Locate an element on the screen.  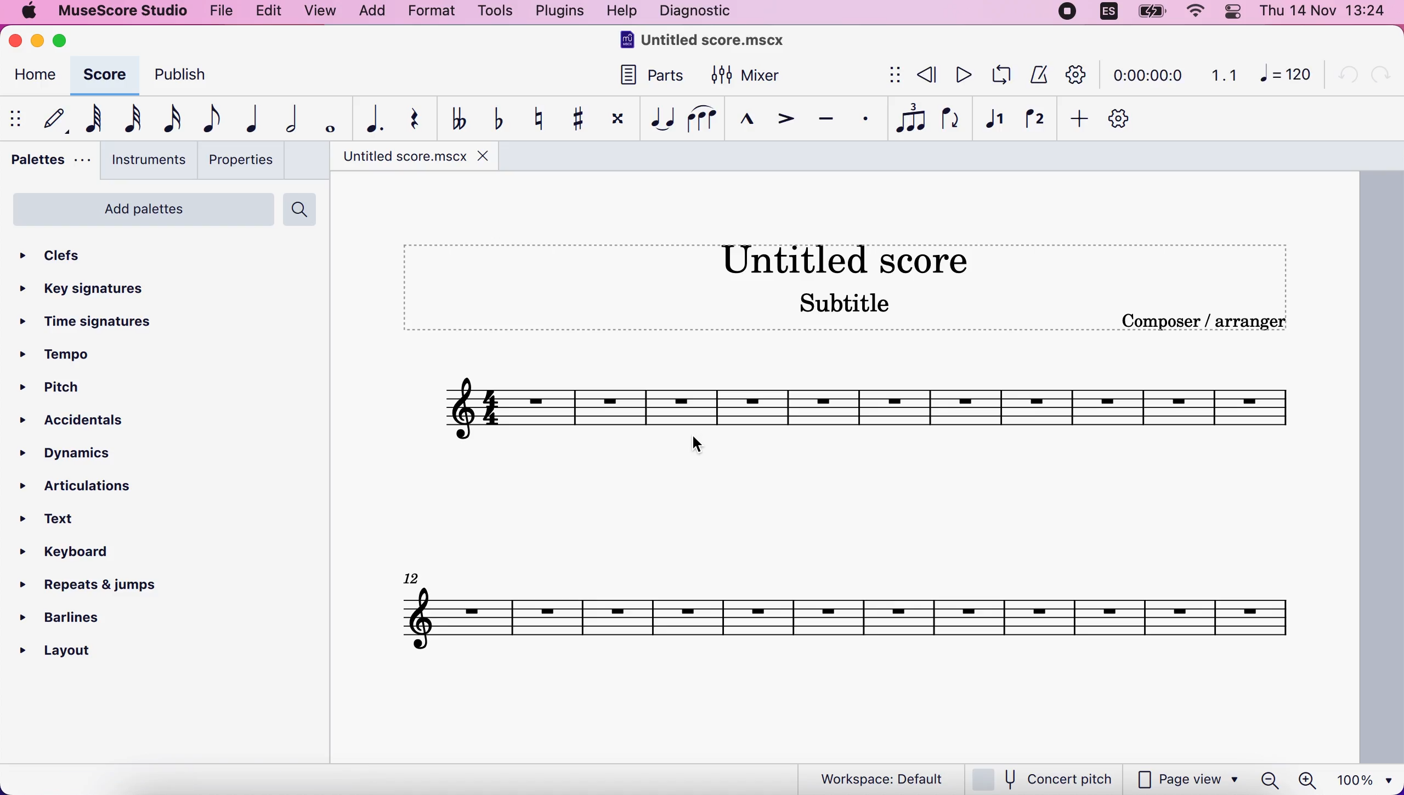
mac logo is located at coordinates (28, 13).